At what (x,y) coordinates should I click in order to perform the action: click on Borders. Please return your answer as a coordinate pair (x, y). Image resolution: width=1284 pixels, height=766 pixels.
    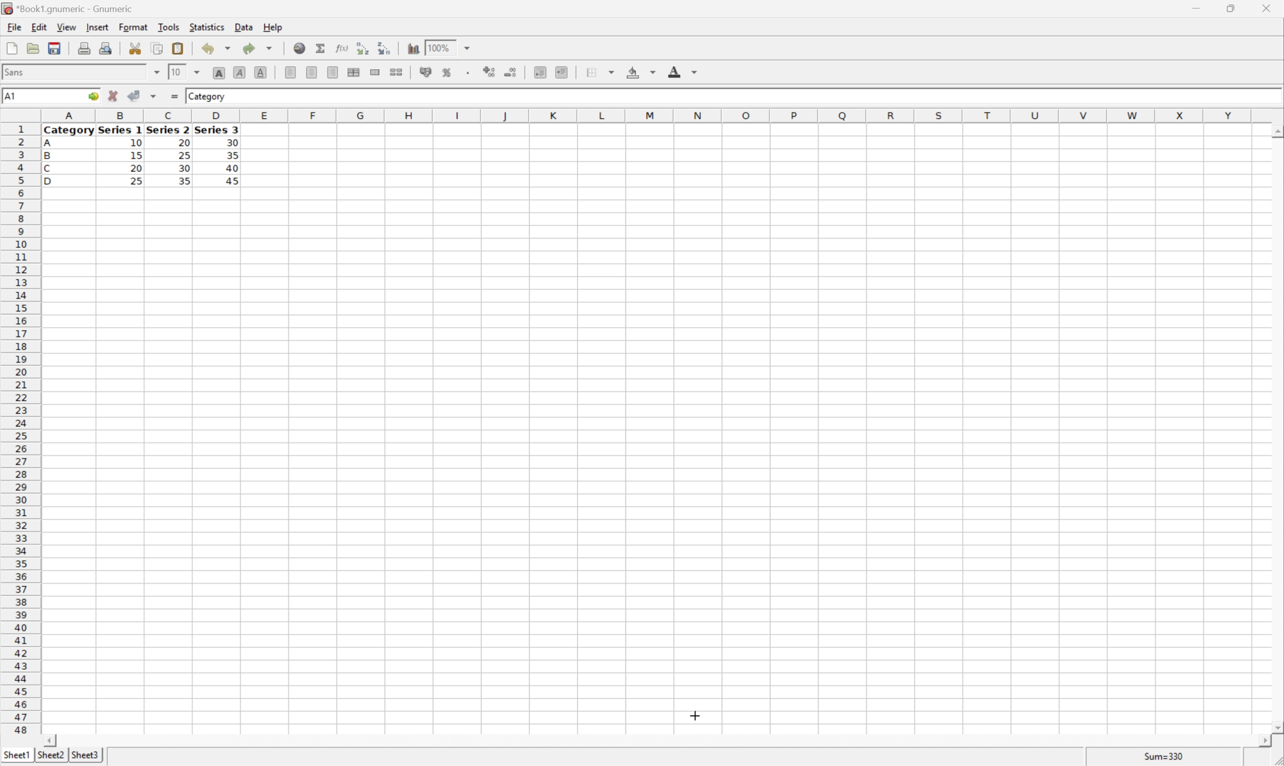
    Looking at the image, I should click on (603, 71).